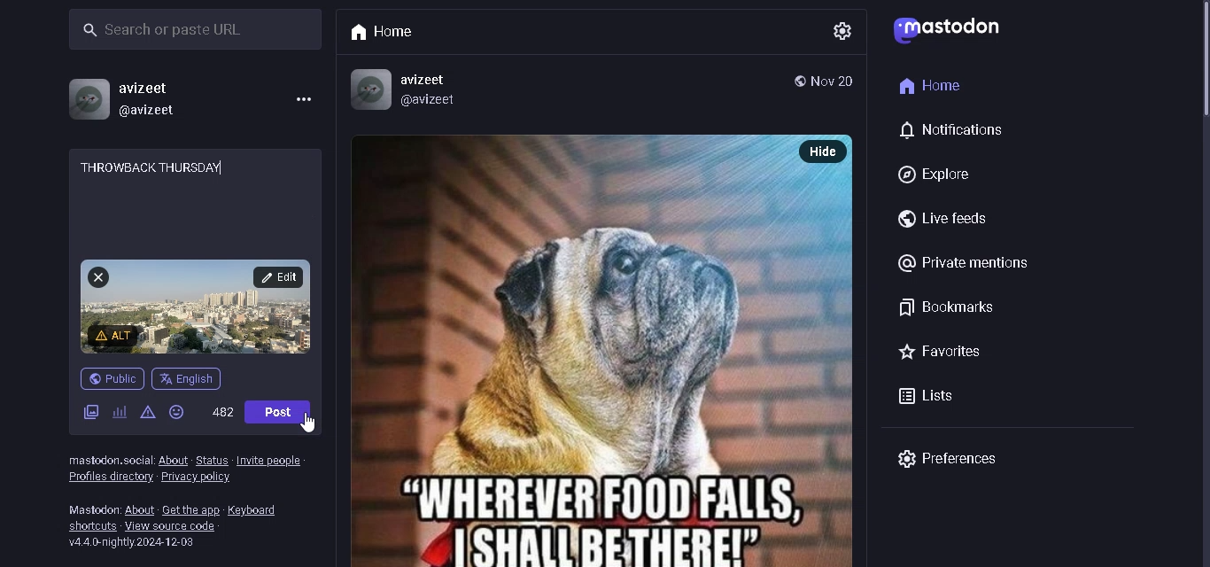 This screenshot has height=567, width=1210. I want to click on text, so click(111, 461).